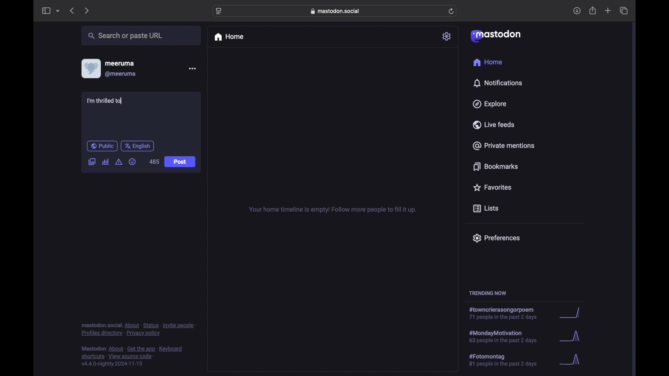  What do you see at coordinates (608, 10) in the screenshot?
I see `new tab overview` at bounding box center [608, 10].